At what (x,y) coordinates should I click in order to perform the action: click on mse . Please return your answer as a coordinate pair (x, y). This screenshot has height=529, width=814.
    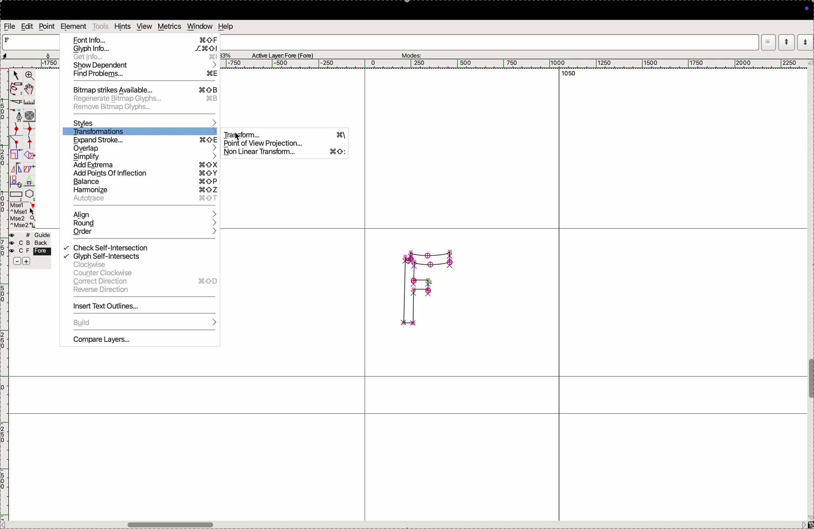
    Looking at the image, I should click on (23, 215).